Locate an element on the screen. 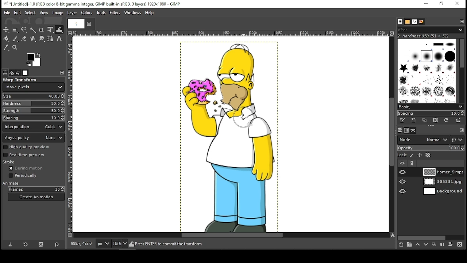  image is located at coordinates (229, 137).